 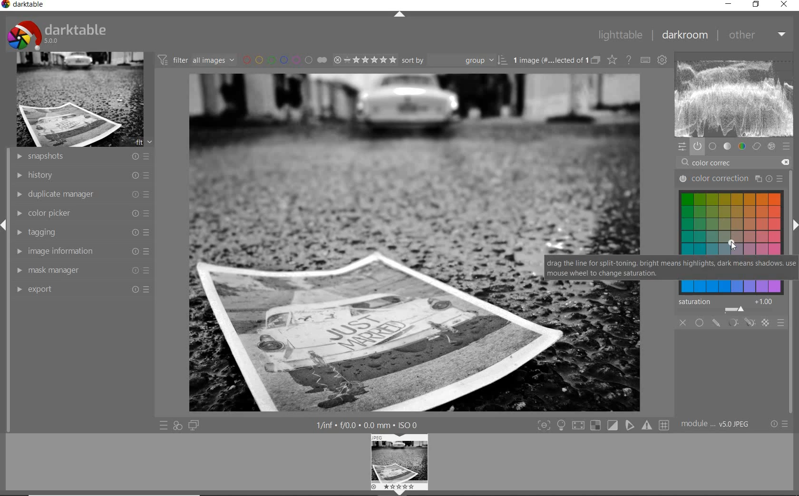 What do you see at coordinates (729, 305) in the screenshot?
I see `saturation` at bounding box center [729, 305].